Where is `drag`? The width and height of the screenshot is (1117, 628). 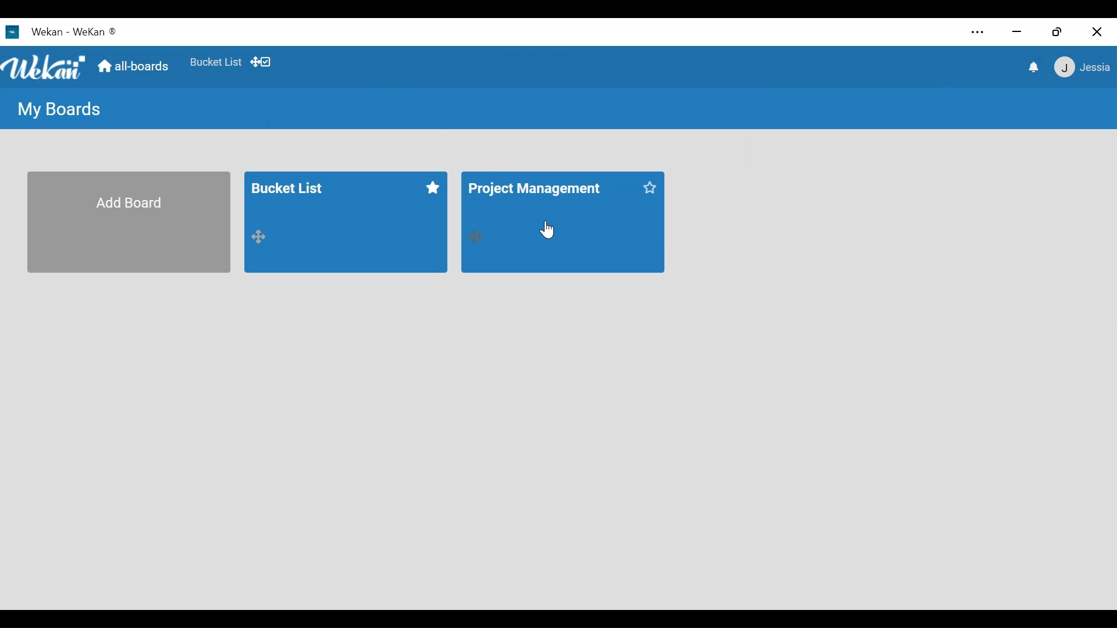 drag is located at coordinates (474, 234).